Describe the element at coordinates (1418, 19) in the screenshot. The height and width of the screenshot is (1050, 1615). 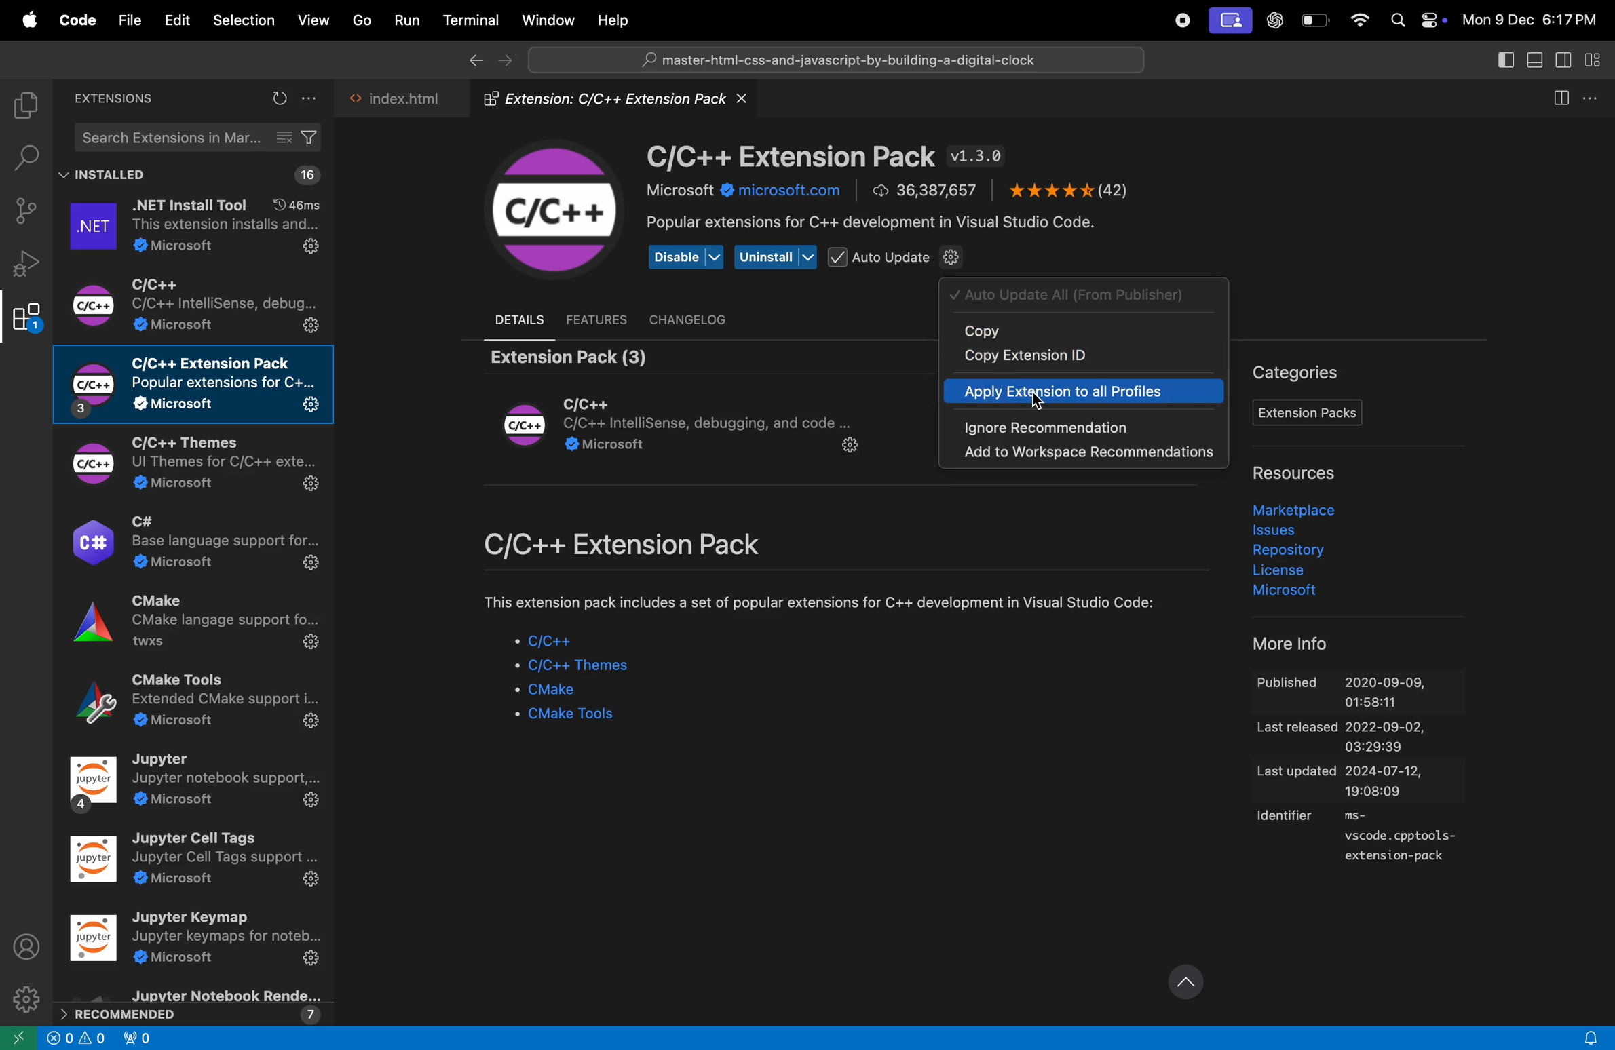
I see `apple widgets` at that location.